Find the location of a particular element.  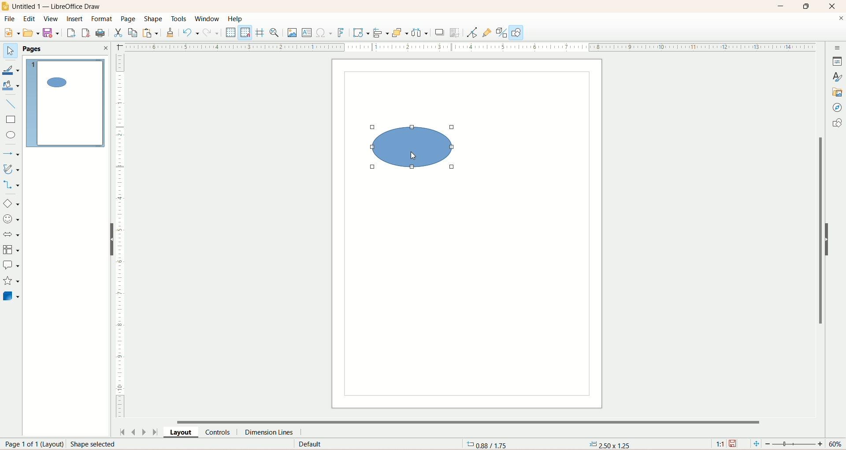

insert line is located at coordinates (11, 103).